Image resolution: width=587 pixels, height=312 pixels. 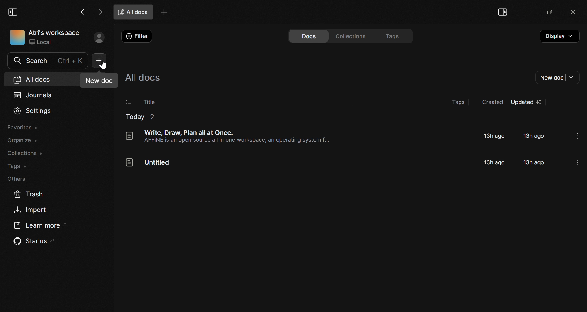 What do you see at coordinates (139, 36) in the screenshot?
I see `Filter` at bounding box center [139, 36].